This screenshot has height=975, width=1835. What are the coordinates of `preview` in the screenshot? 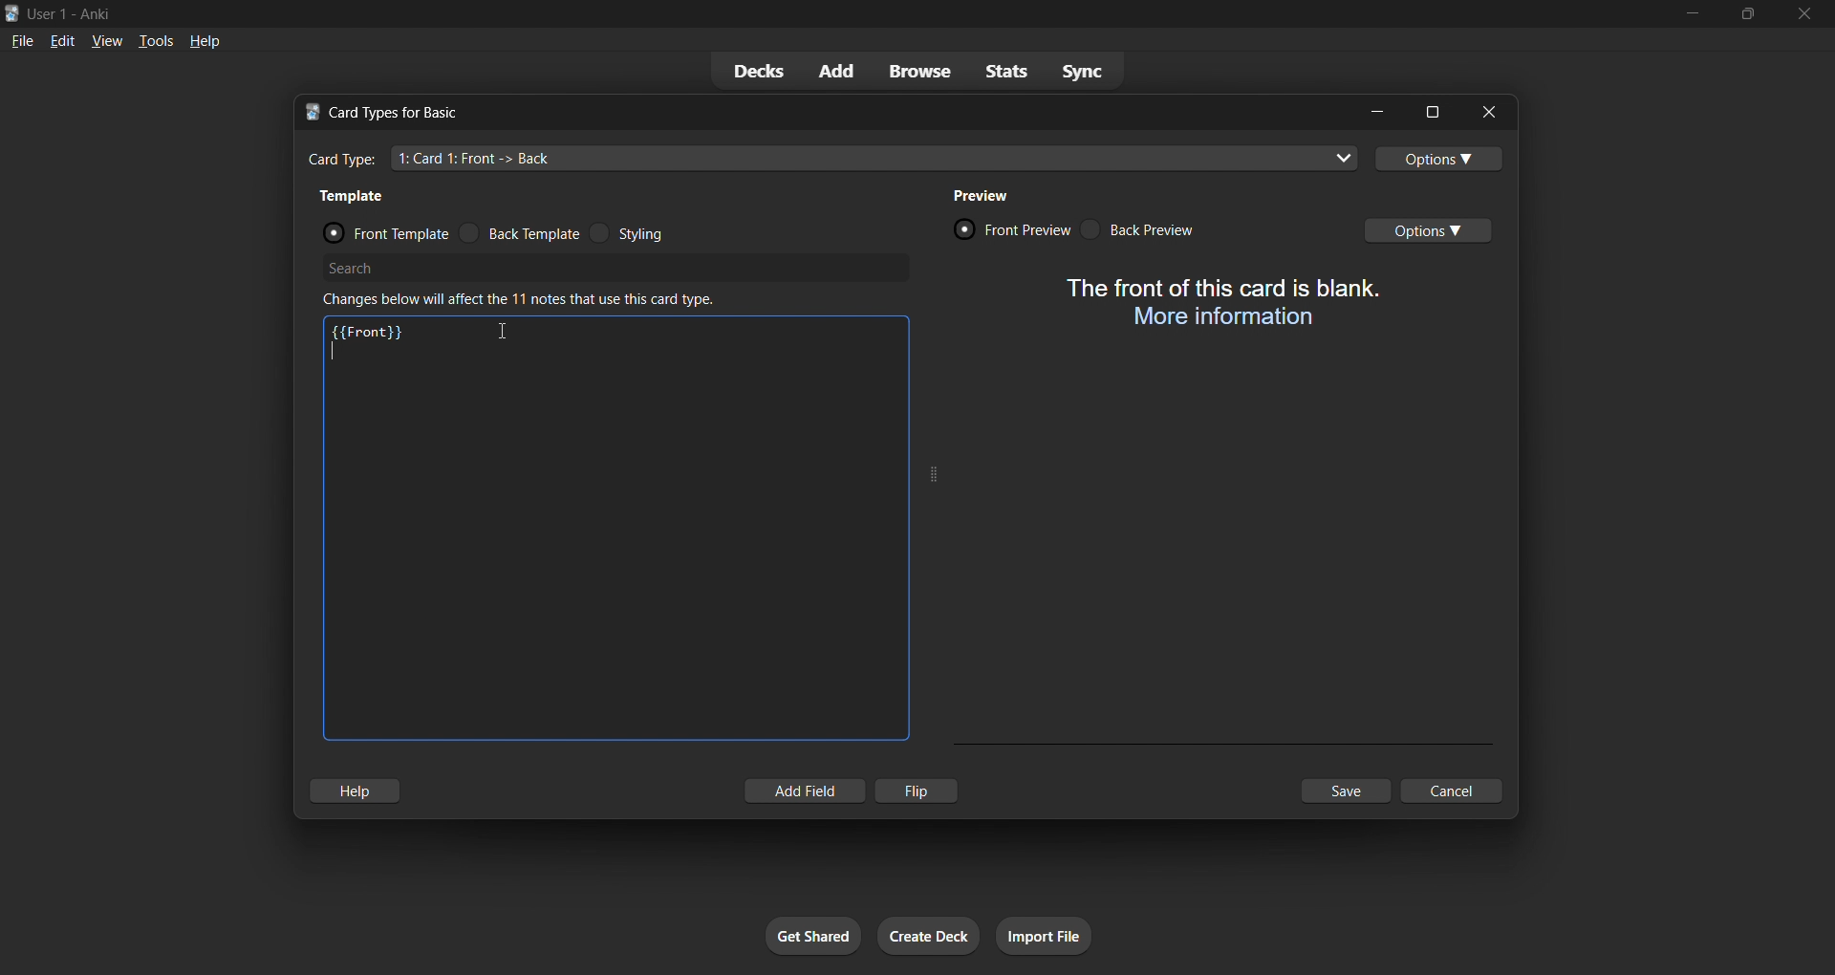 It's located at (980, 194).